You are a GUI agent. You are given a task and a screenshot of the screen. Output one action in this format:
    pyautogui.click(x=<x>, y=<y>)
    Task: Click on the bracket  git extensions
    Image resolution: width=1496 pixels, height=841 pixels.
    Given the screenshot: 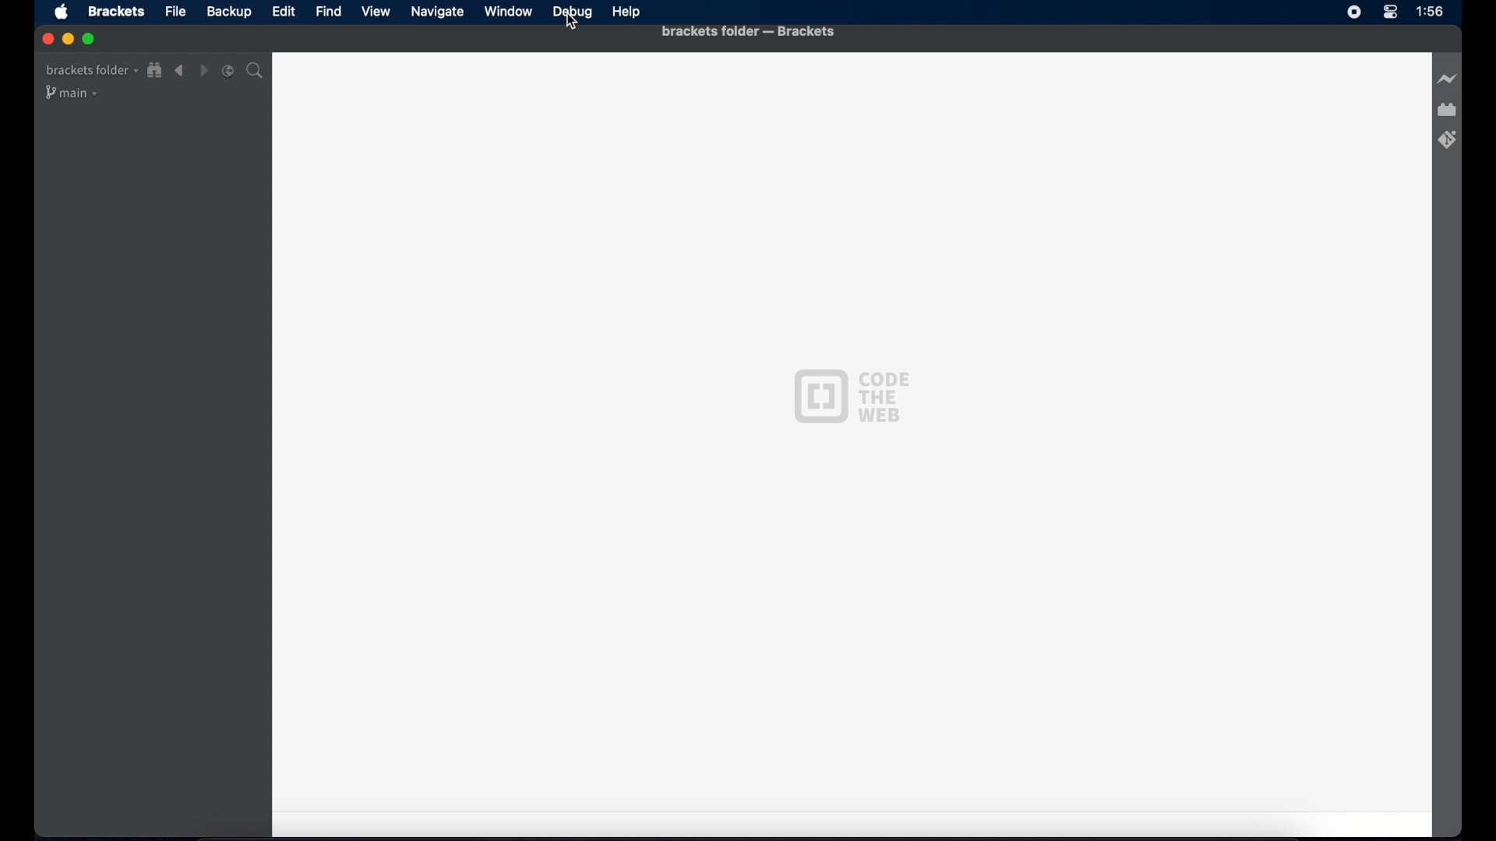 What is the action you would take?
    pyautogui.click(x=1448, y=139)
    